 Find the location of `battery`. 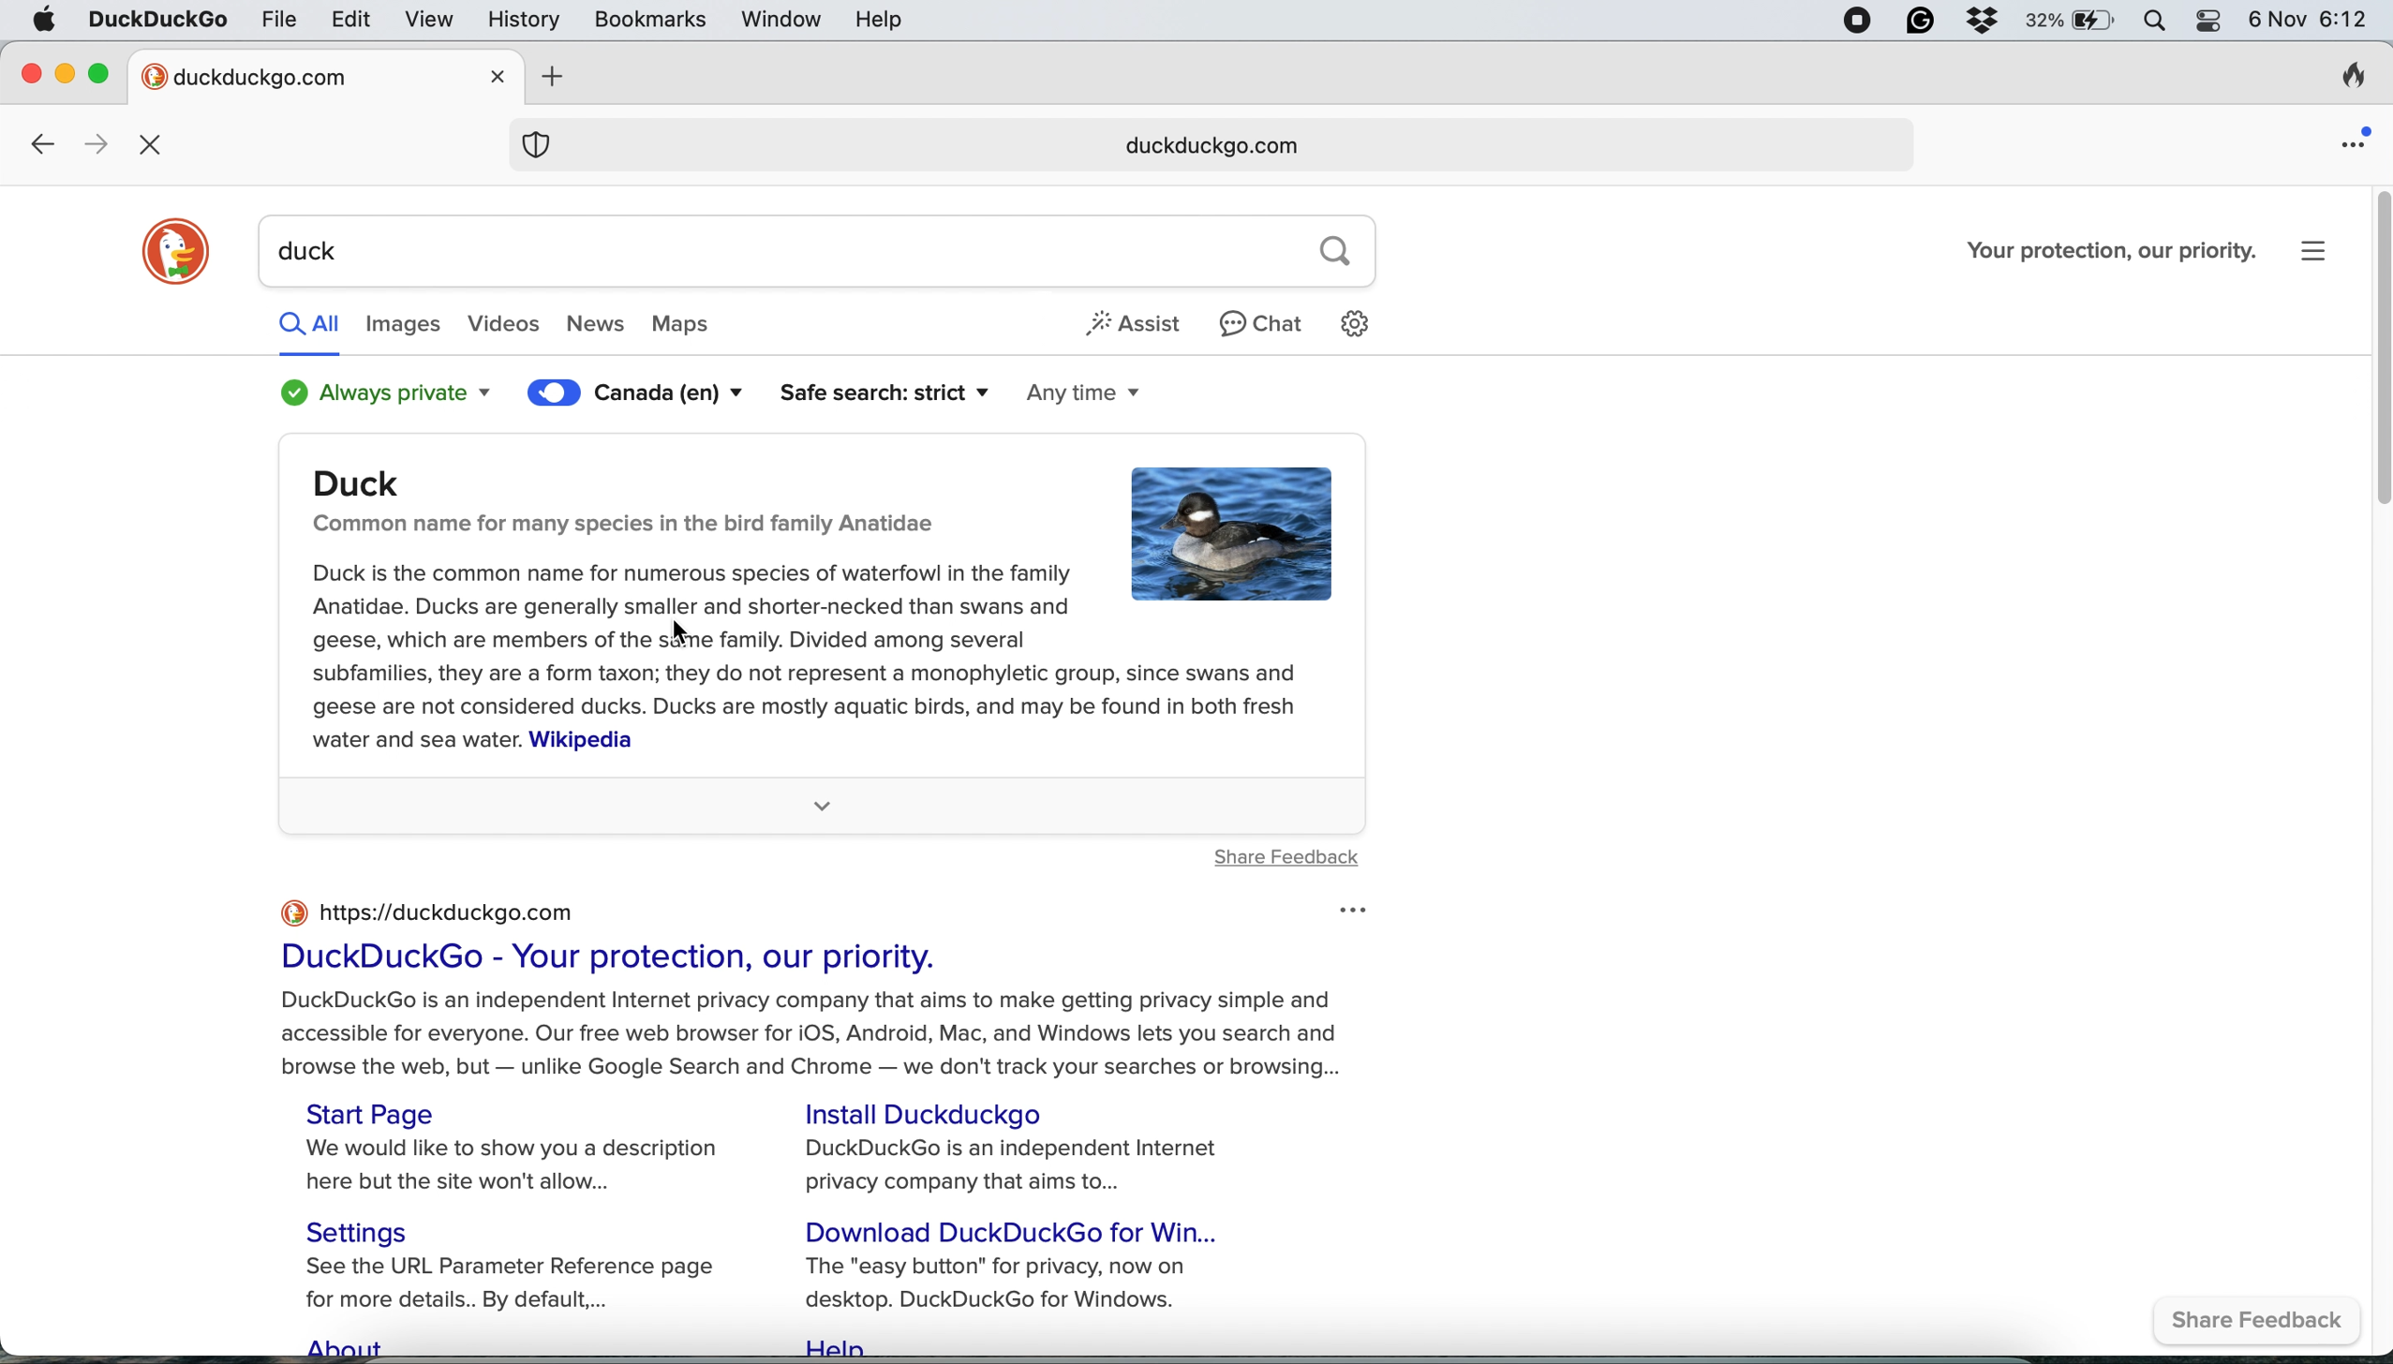

battery is located at coordinates (2071, 22).